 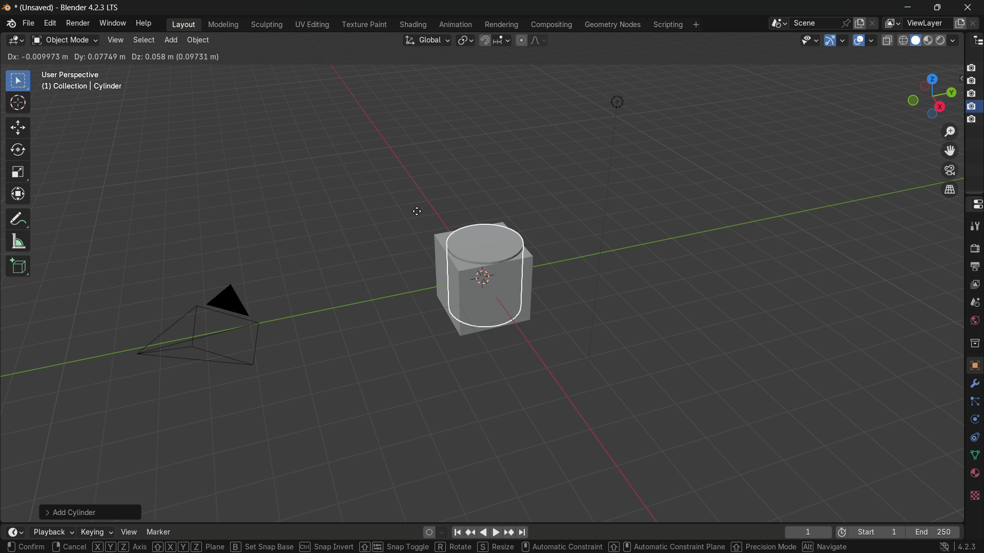 I want to click on remove view layer, so click(x=976, y=24).